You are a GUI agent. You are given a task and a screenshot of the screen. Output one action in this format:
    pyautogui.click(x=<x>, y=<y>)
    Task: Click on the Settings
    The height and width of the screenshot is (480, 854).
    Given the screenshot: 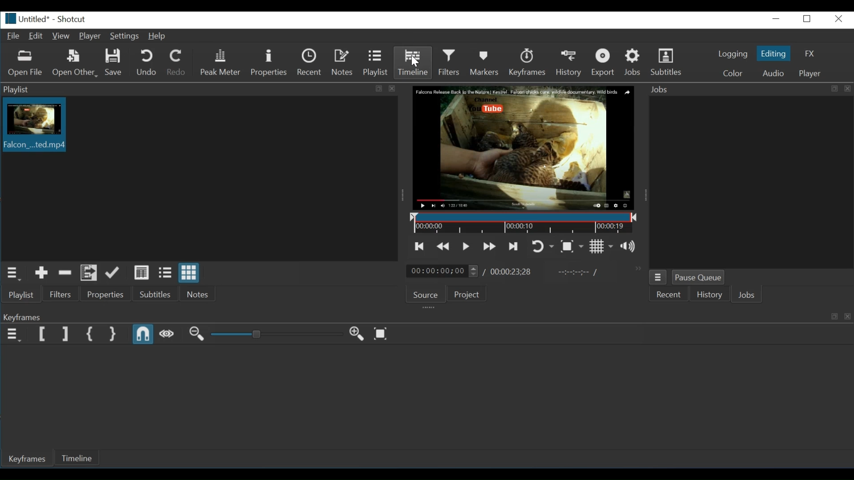 What is the action you would take?
    pyautogui.click(x=125, y=36)
    